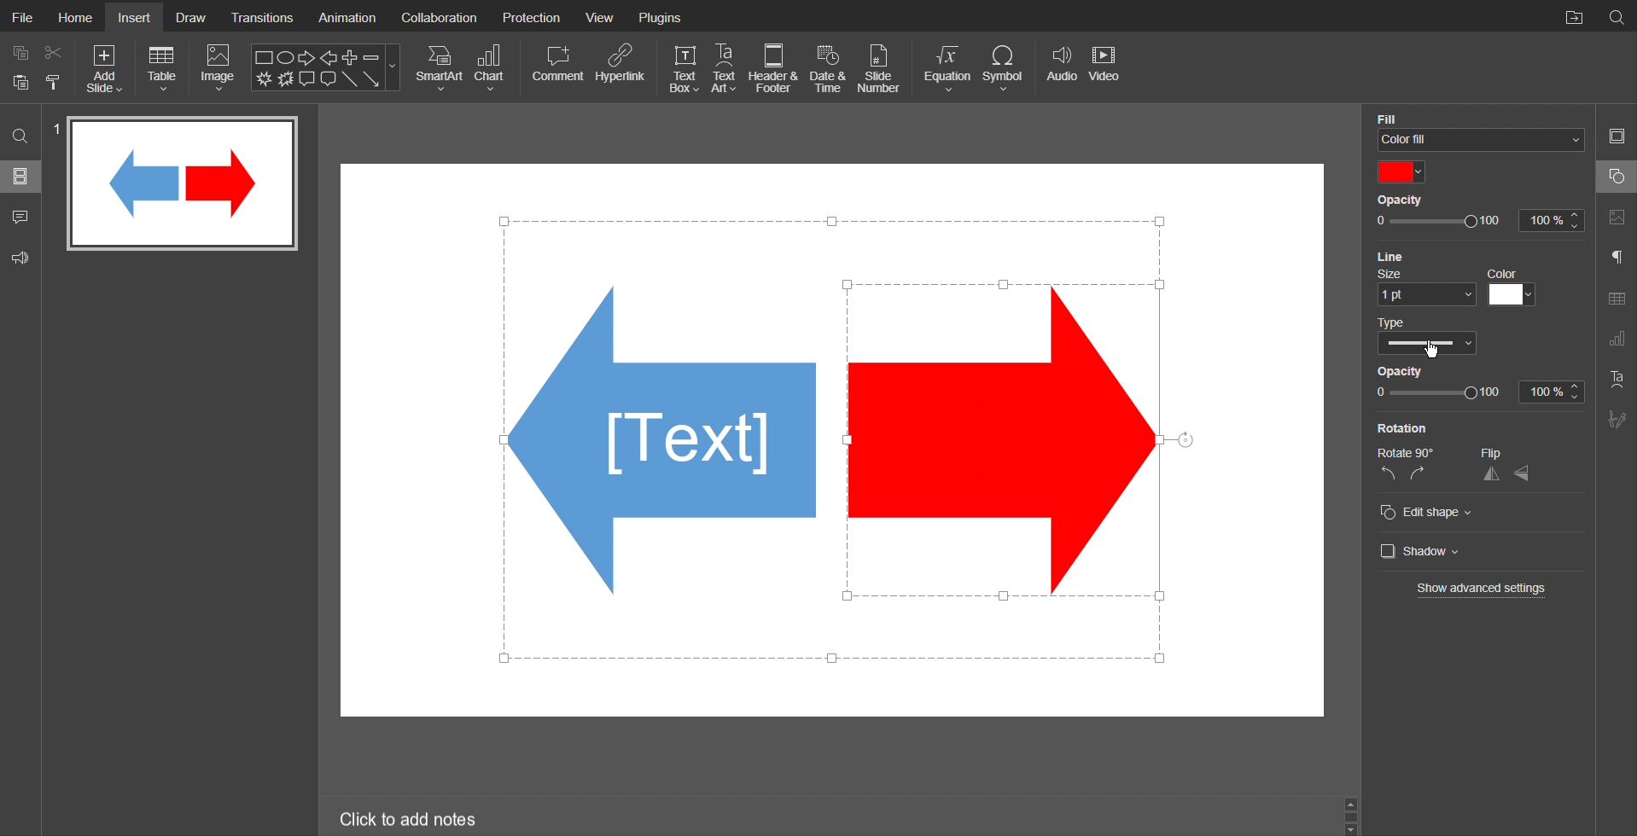 The width and height of the screenshot is (1637, 836). Describe the element at coordinates (1436, 513) in the screenshot. I see `Edit Shape` at that location.